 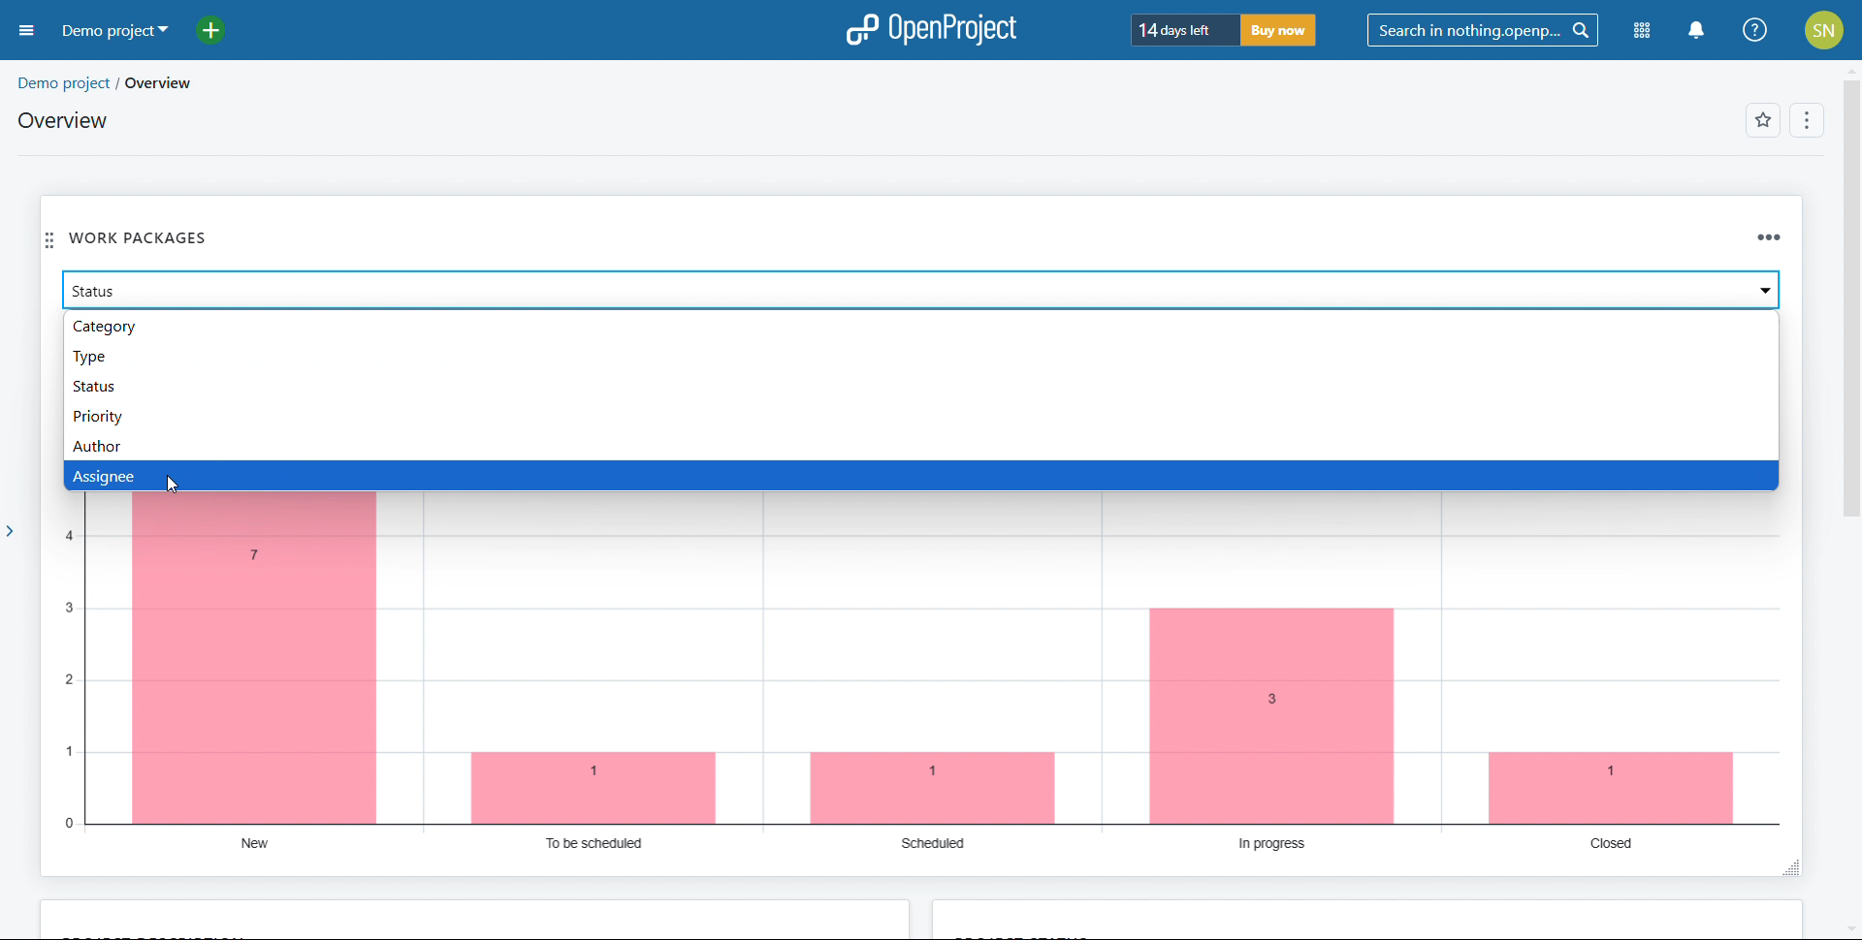 I want to click on category, so click(x=922, y=326).